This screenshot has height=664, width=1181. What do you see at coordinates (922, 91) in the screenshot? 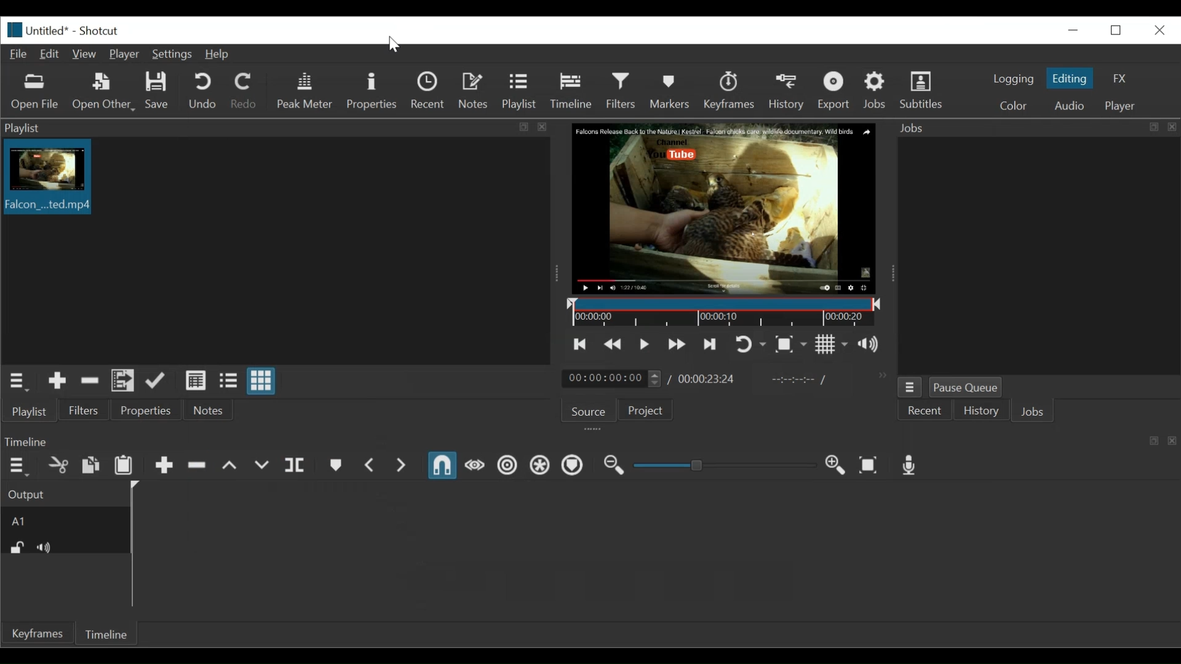
I see `Subtitles` at bounding box center [922, 91].